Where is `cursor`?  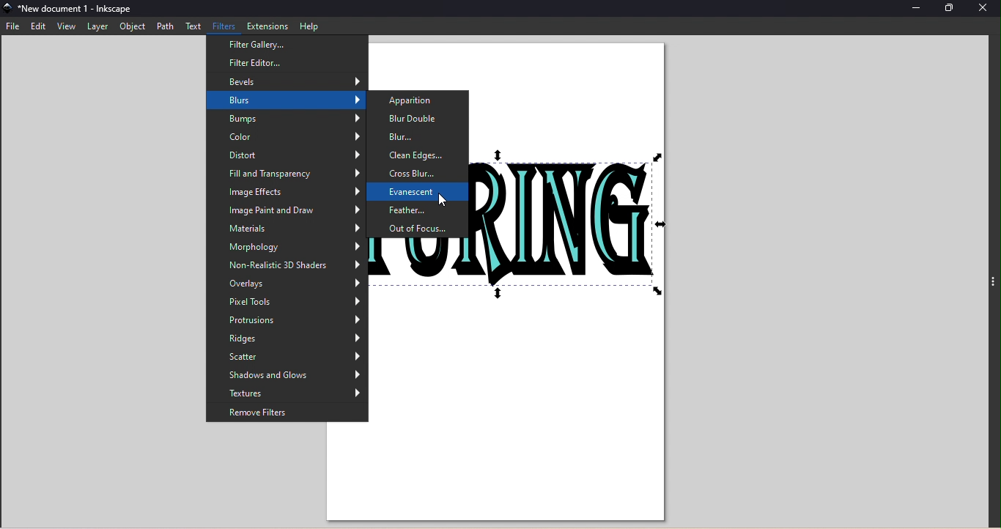 cursor is located at coordinates (443, 201).